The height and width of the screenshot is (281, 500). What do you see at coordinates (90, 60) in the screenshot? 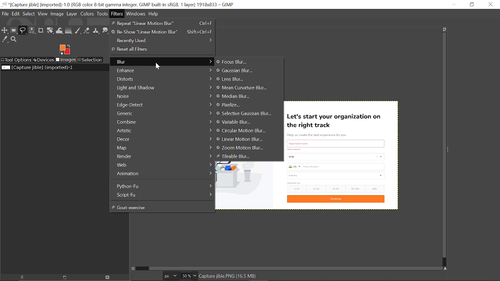
I see `Selection` at bounding box center [90, 60].